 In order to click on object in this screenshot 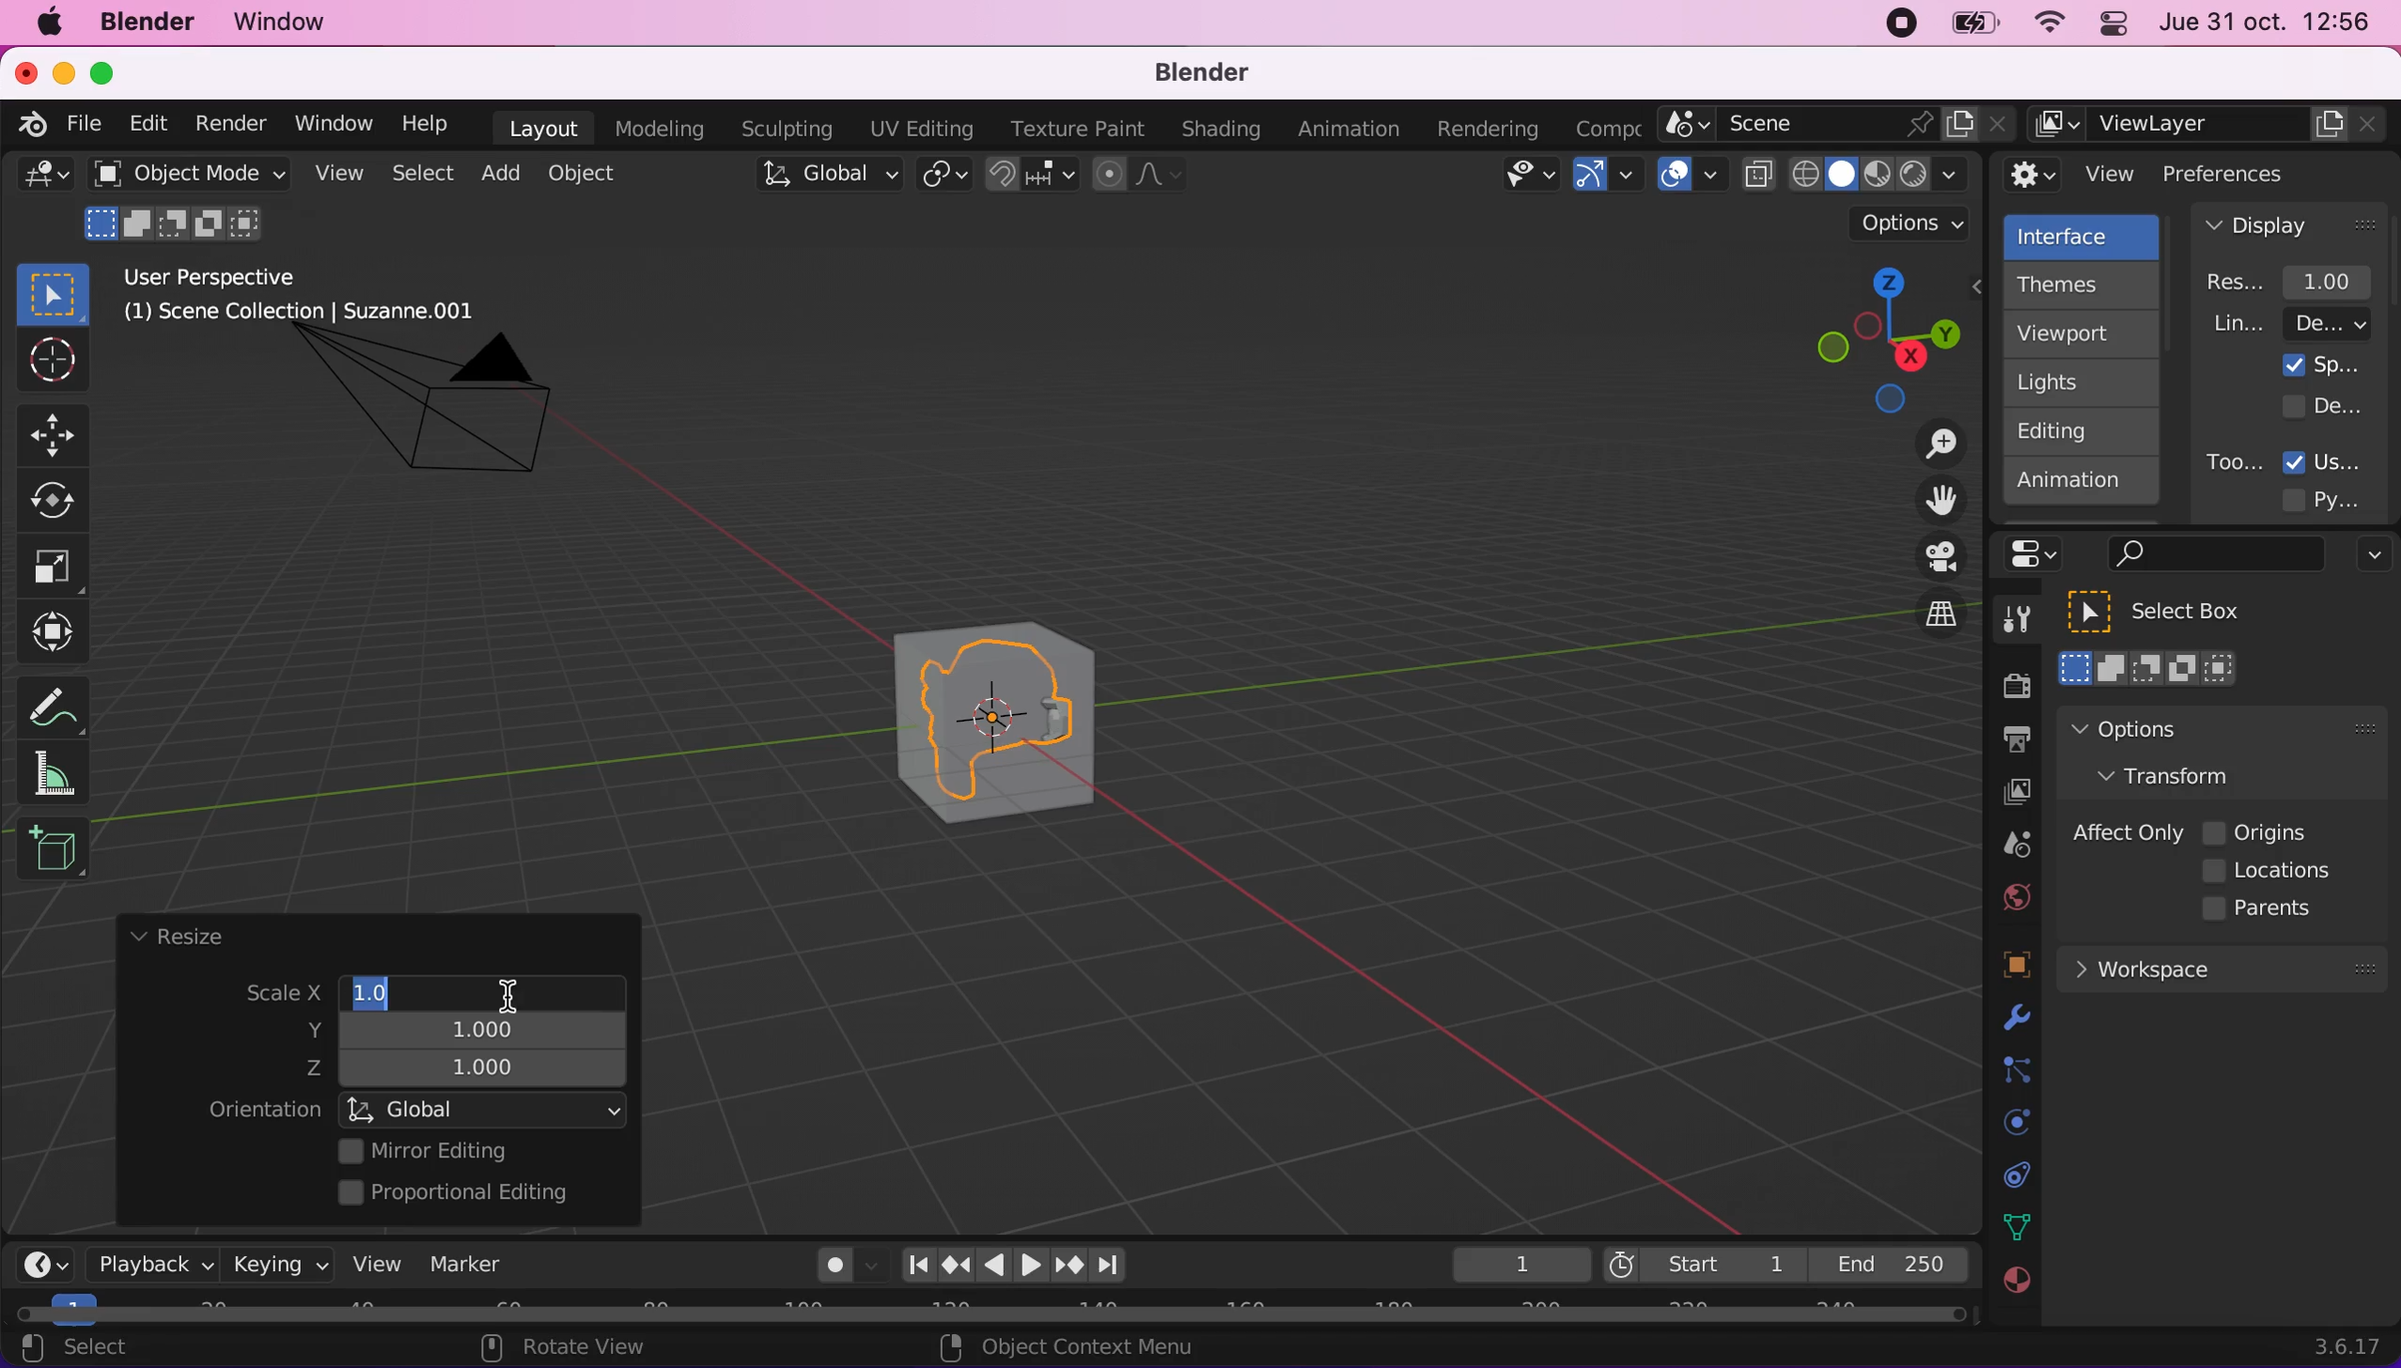, I will do `click(586, 173)`.